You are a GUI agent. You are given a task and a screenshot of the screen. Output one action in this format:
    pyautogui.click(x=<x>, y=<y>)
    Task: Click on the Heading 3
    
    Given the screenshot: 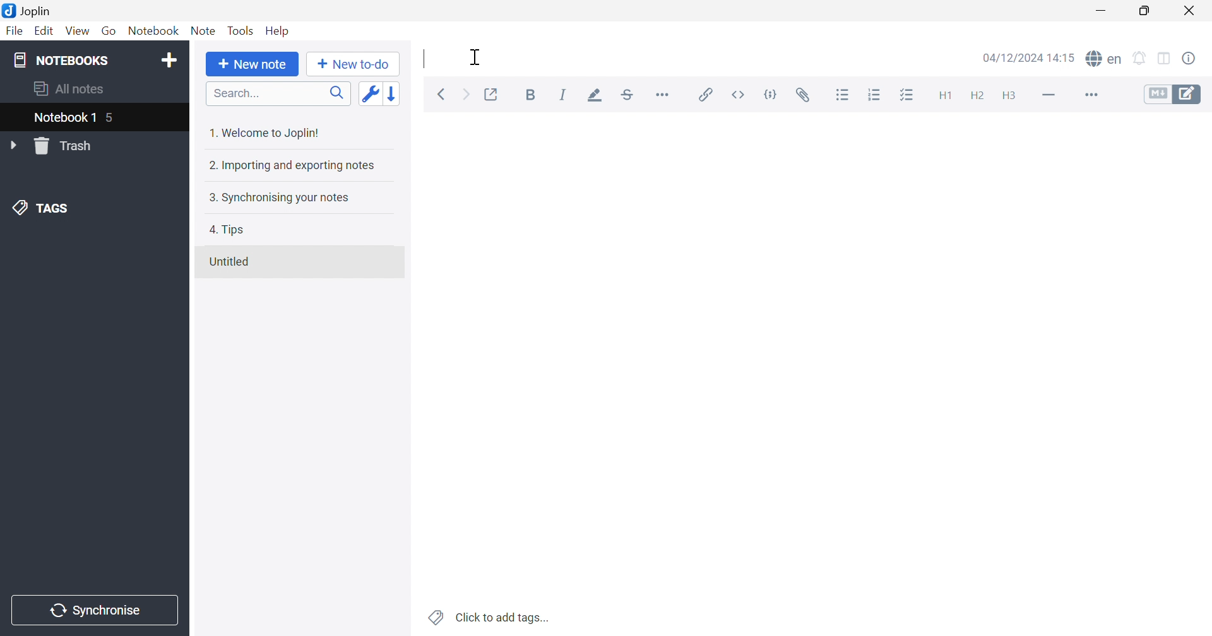 What is the action you would take?
    pyautogui.click(x=1008, y=97)
    